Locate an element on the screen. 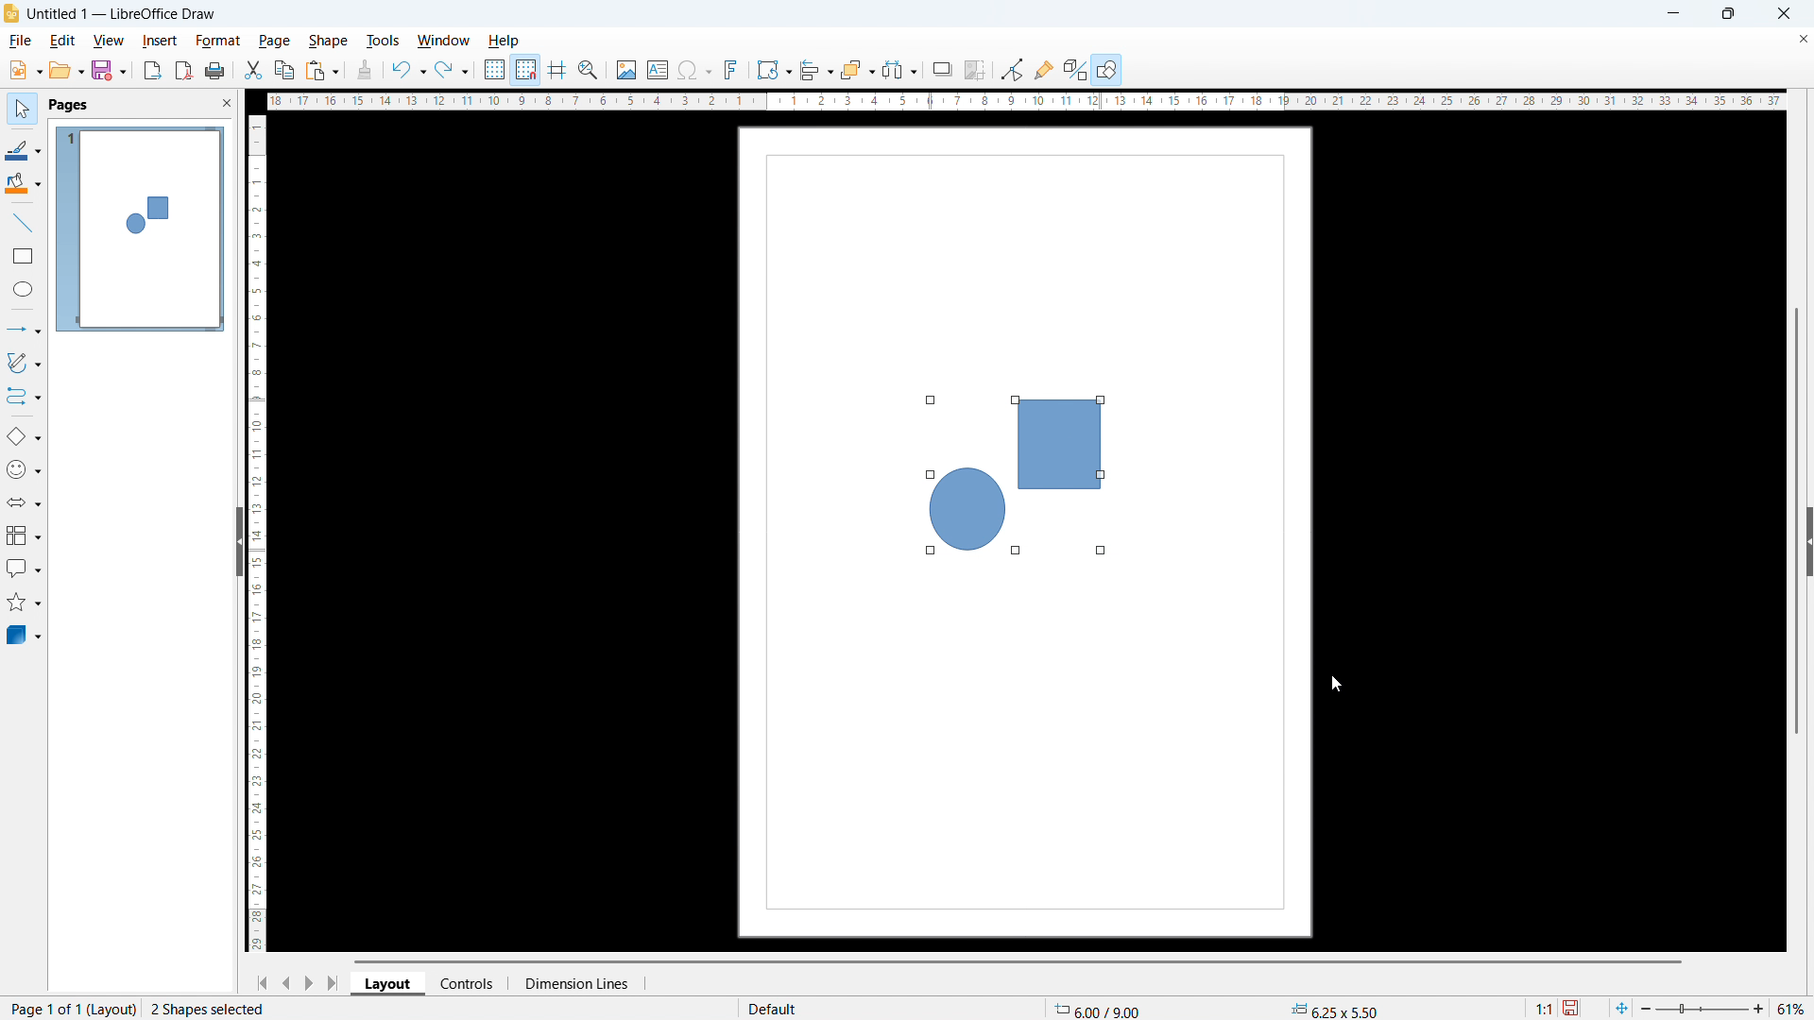  close pane is located at coordinates (226, 104).